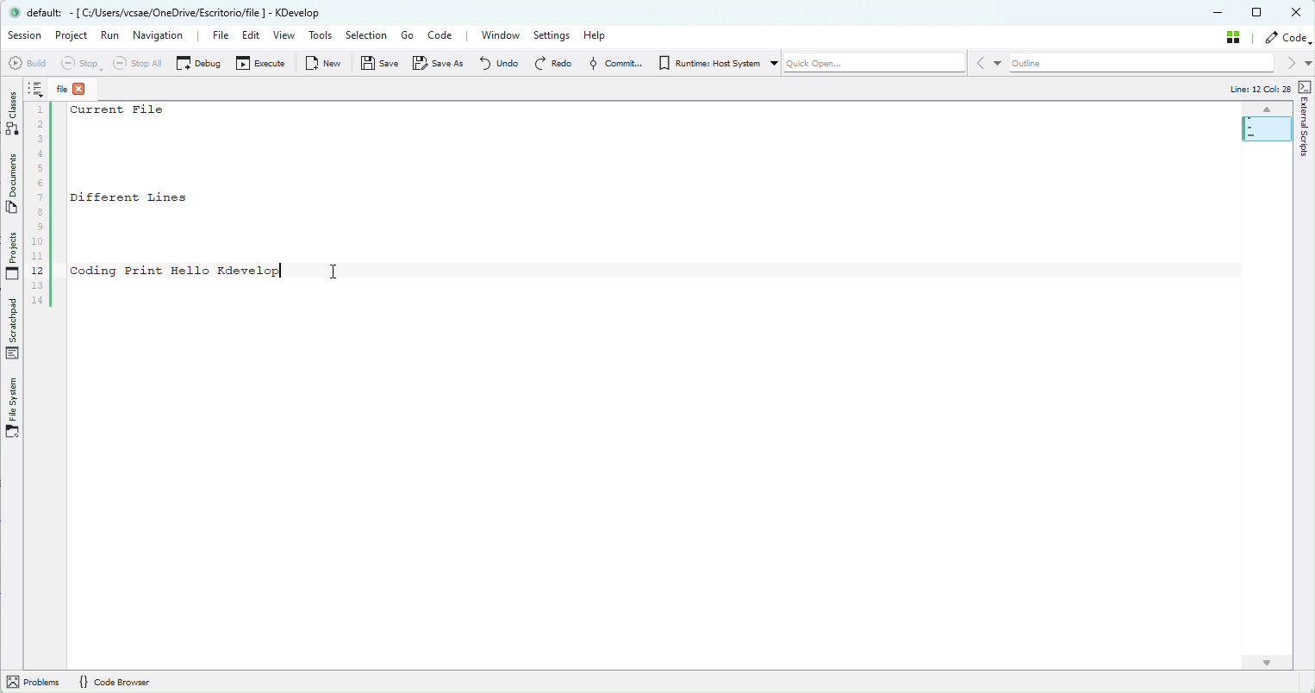 The height and width of the screenshot is (693, 1315). What do you see at coordinates (262, 63) in the screenshot?
I see `Execute` at bounding box center [262, 63].